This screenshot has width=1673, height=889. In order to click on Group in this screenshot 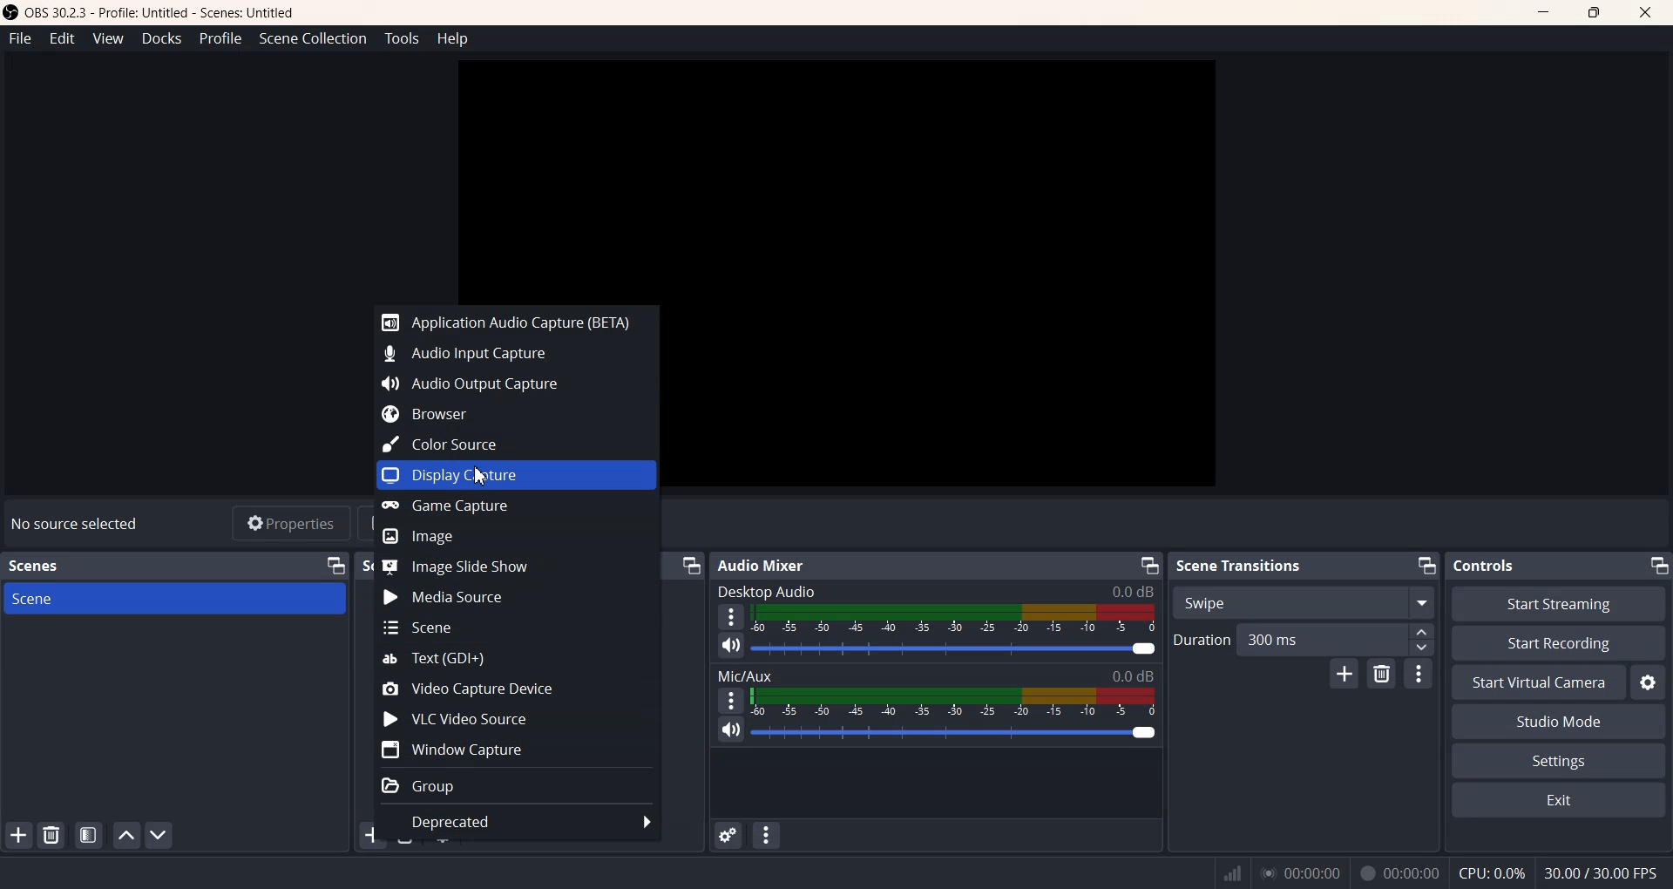, I will do `click(518, 784)`.